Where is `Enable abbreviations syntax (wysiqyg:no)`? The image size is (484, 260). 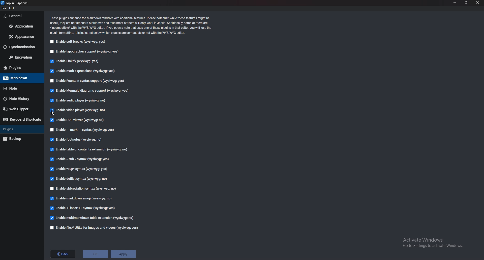 Enable abbreviations syntax (wysiqyg:no) is located at coordinates (89, 189).